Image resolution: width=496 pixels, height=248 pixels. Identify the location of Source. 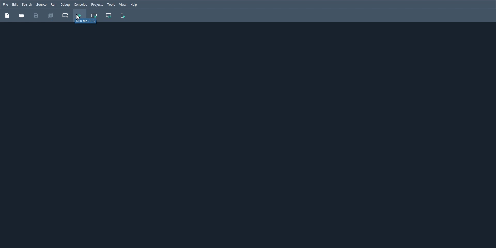
(41, 4).